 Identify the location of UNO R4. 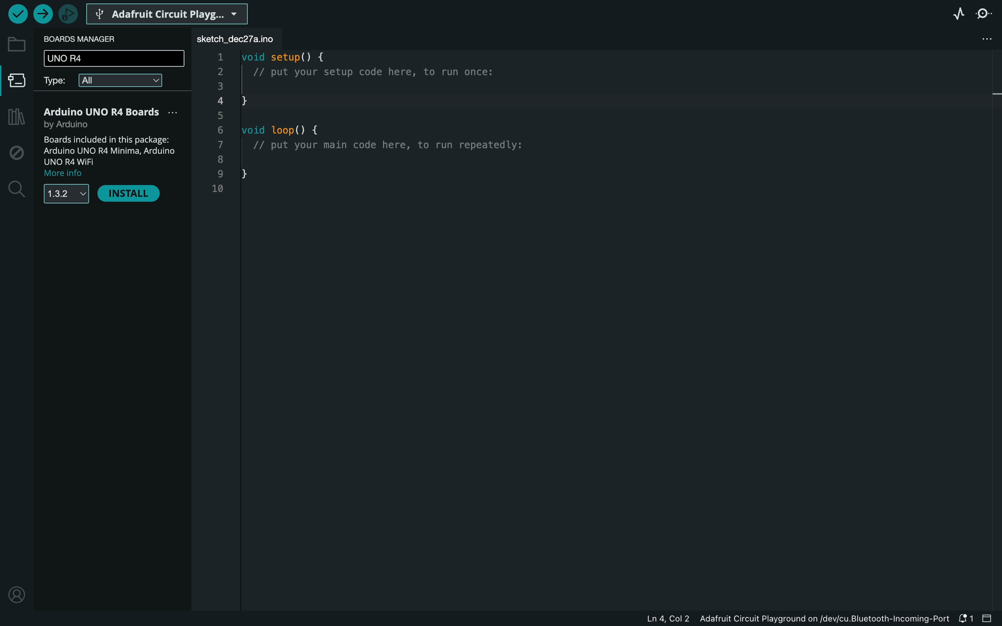
(114, 58).